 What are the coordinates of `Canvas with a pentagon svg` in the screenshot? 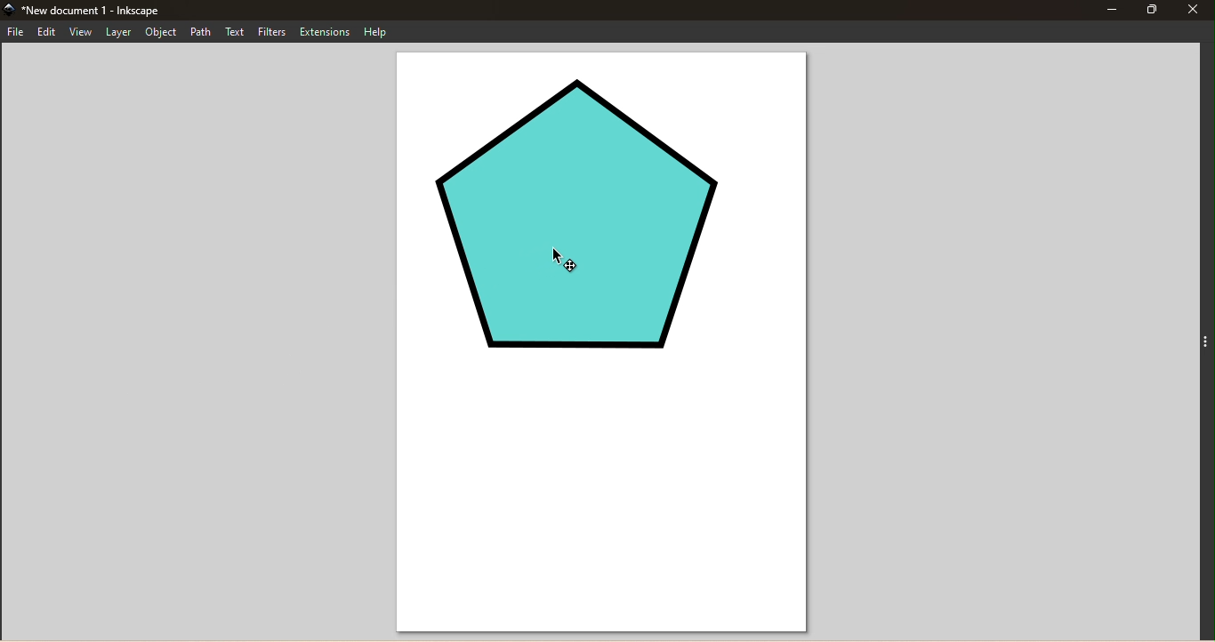 It's located at (598, 342).